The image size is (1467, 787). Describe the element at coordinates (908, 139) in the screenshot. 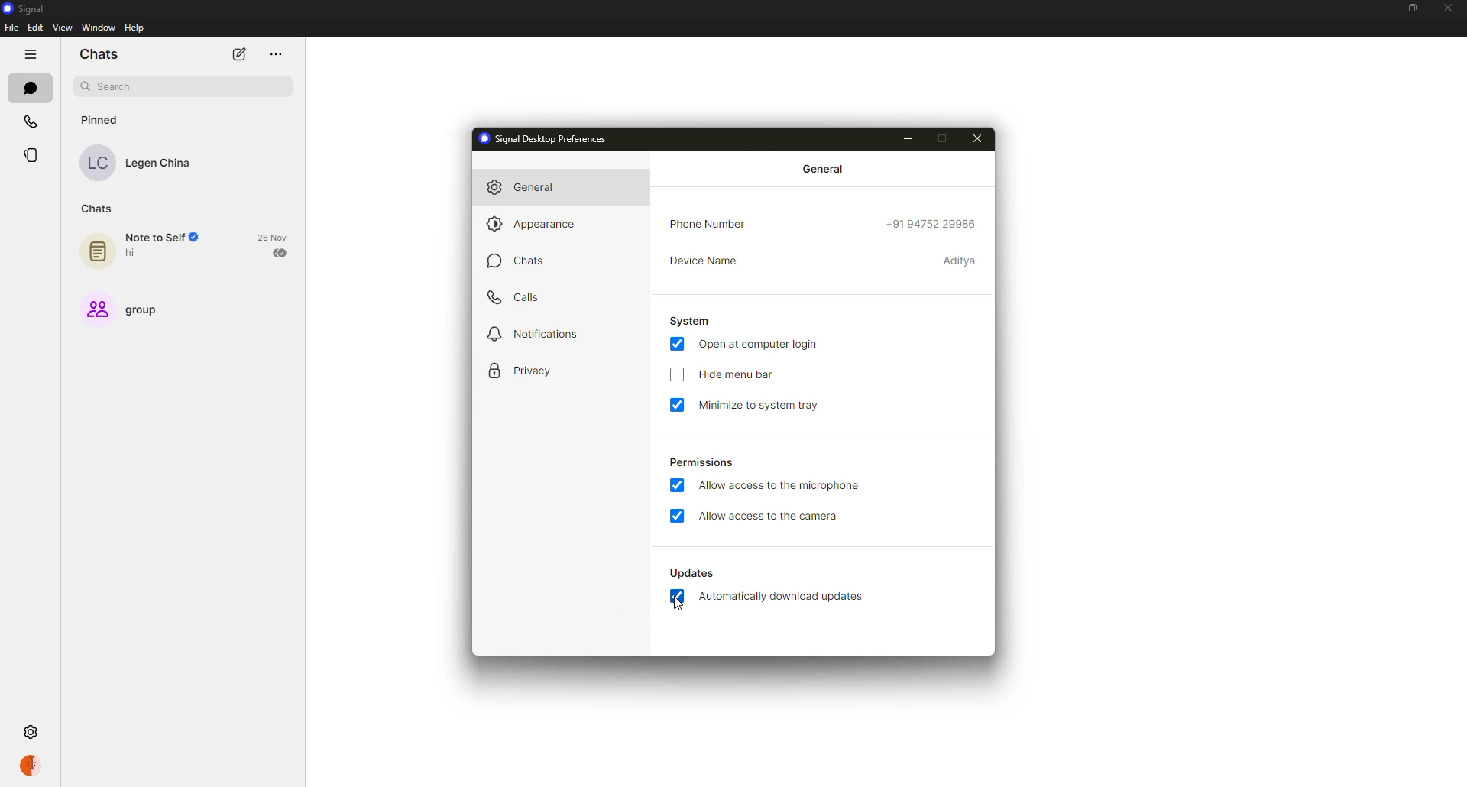

I see `minimize` at that location.